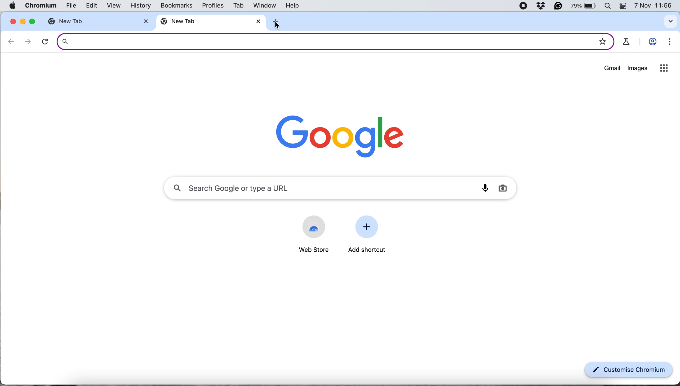 This screenshot has width=680, height=386. Describe the element at coordinates (321, 41) in the screenshot. I see `search bar` at that location.